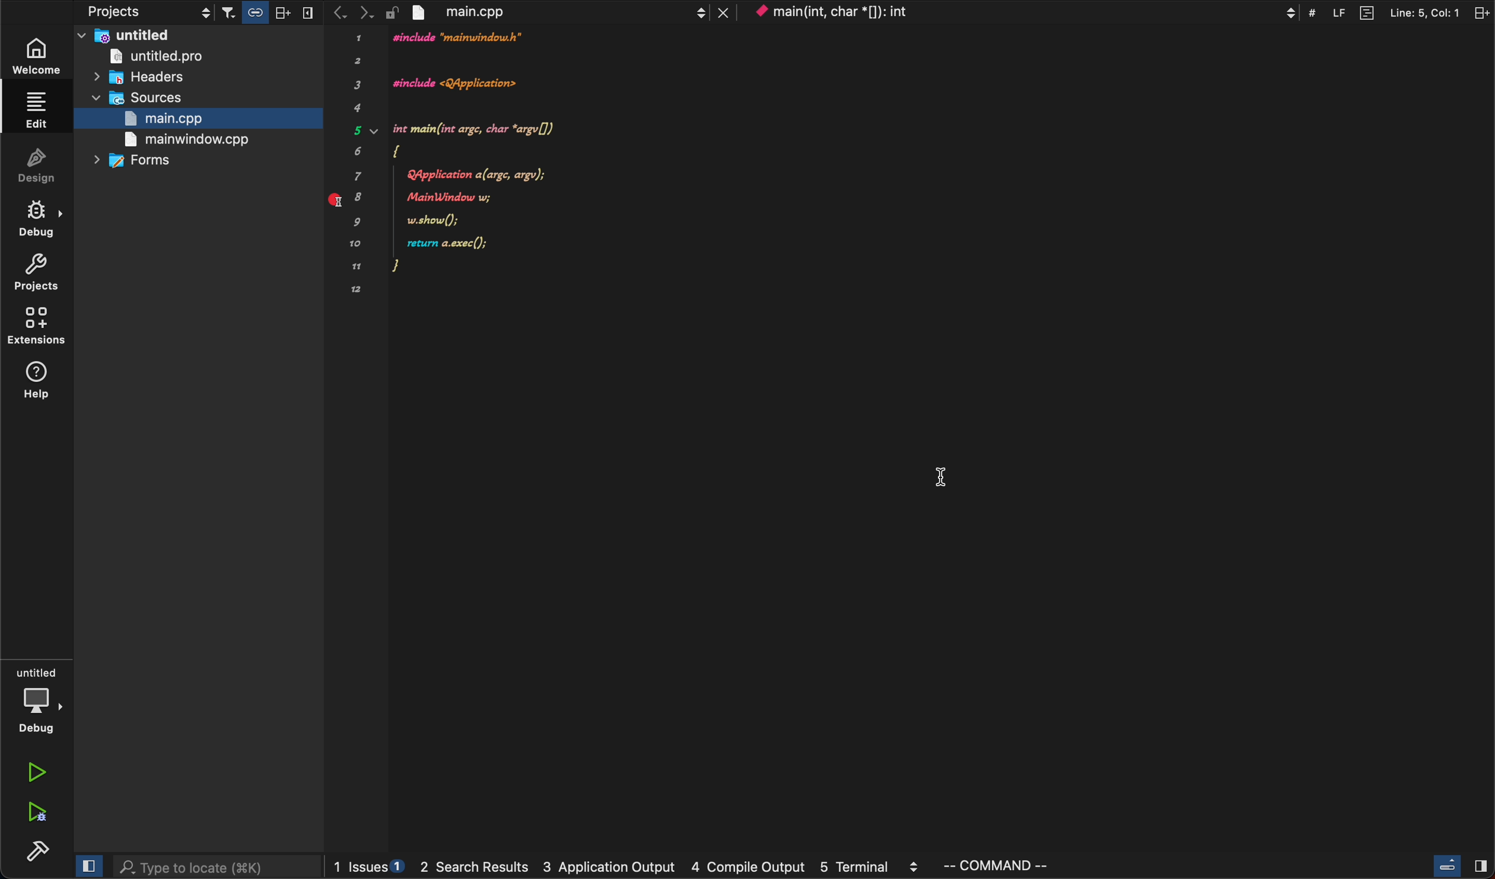 The image size is (1495, 879). Describe the element at coordinates (37, 327) in the screenshot. I see `extentions` at that location.